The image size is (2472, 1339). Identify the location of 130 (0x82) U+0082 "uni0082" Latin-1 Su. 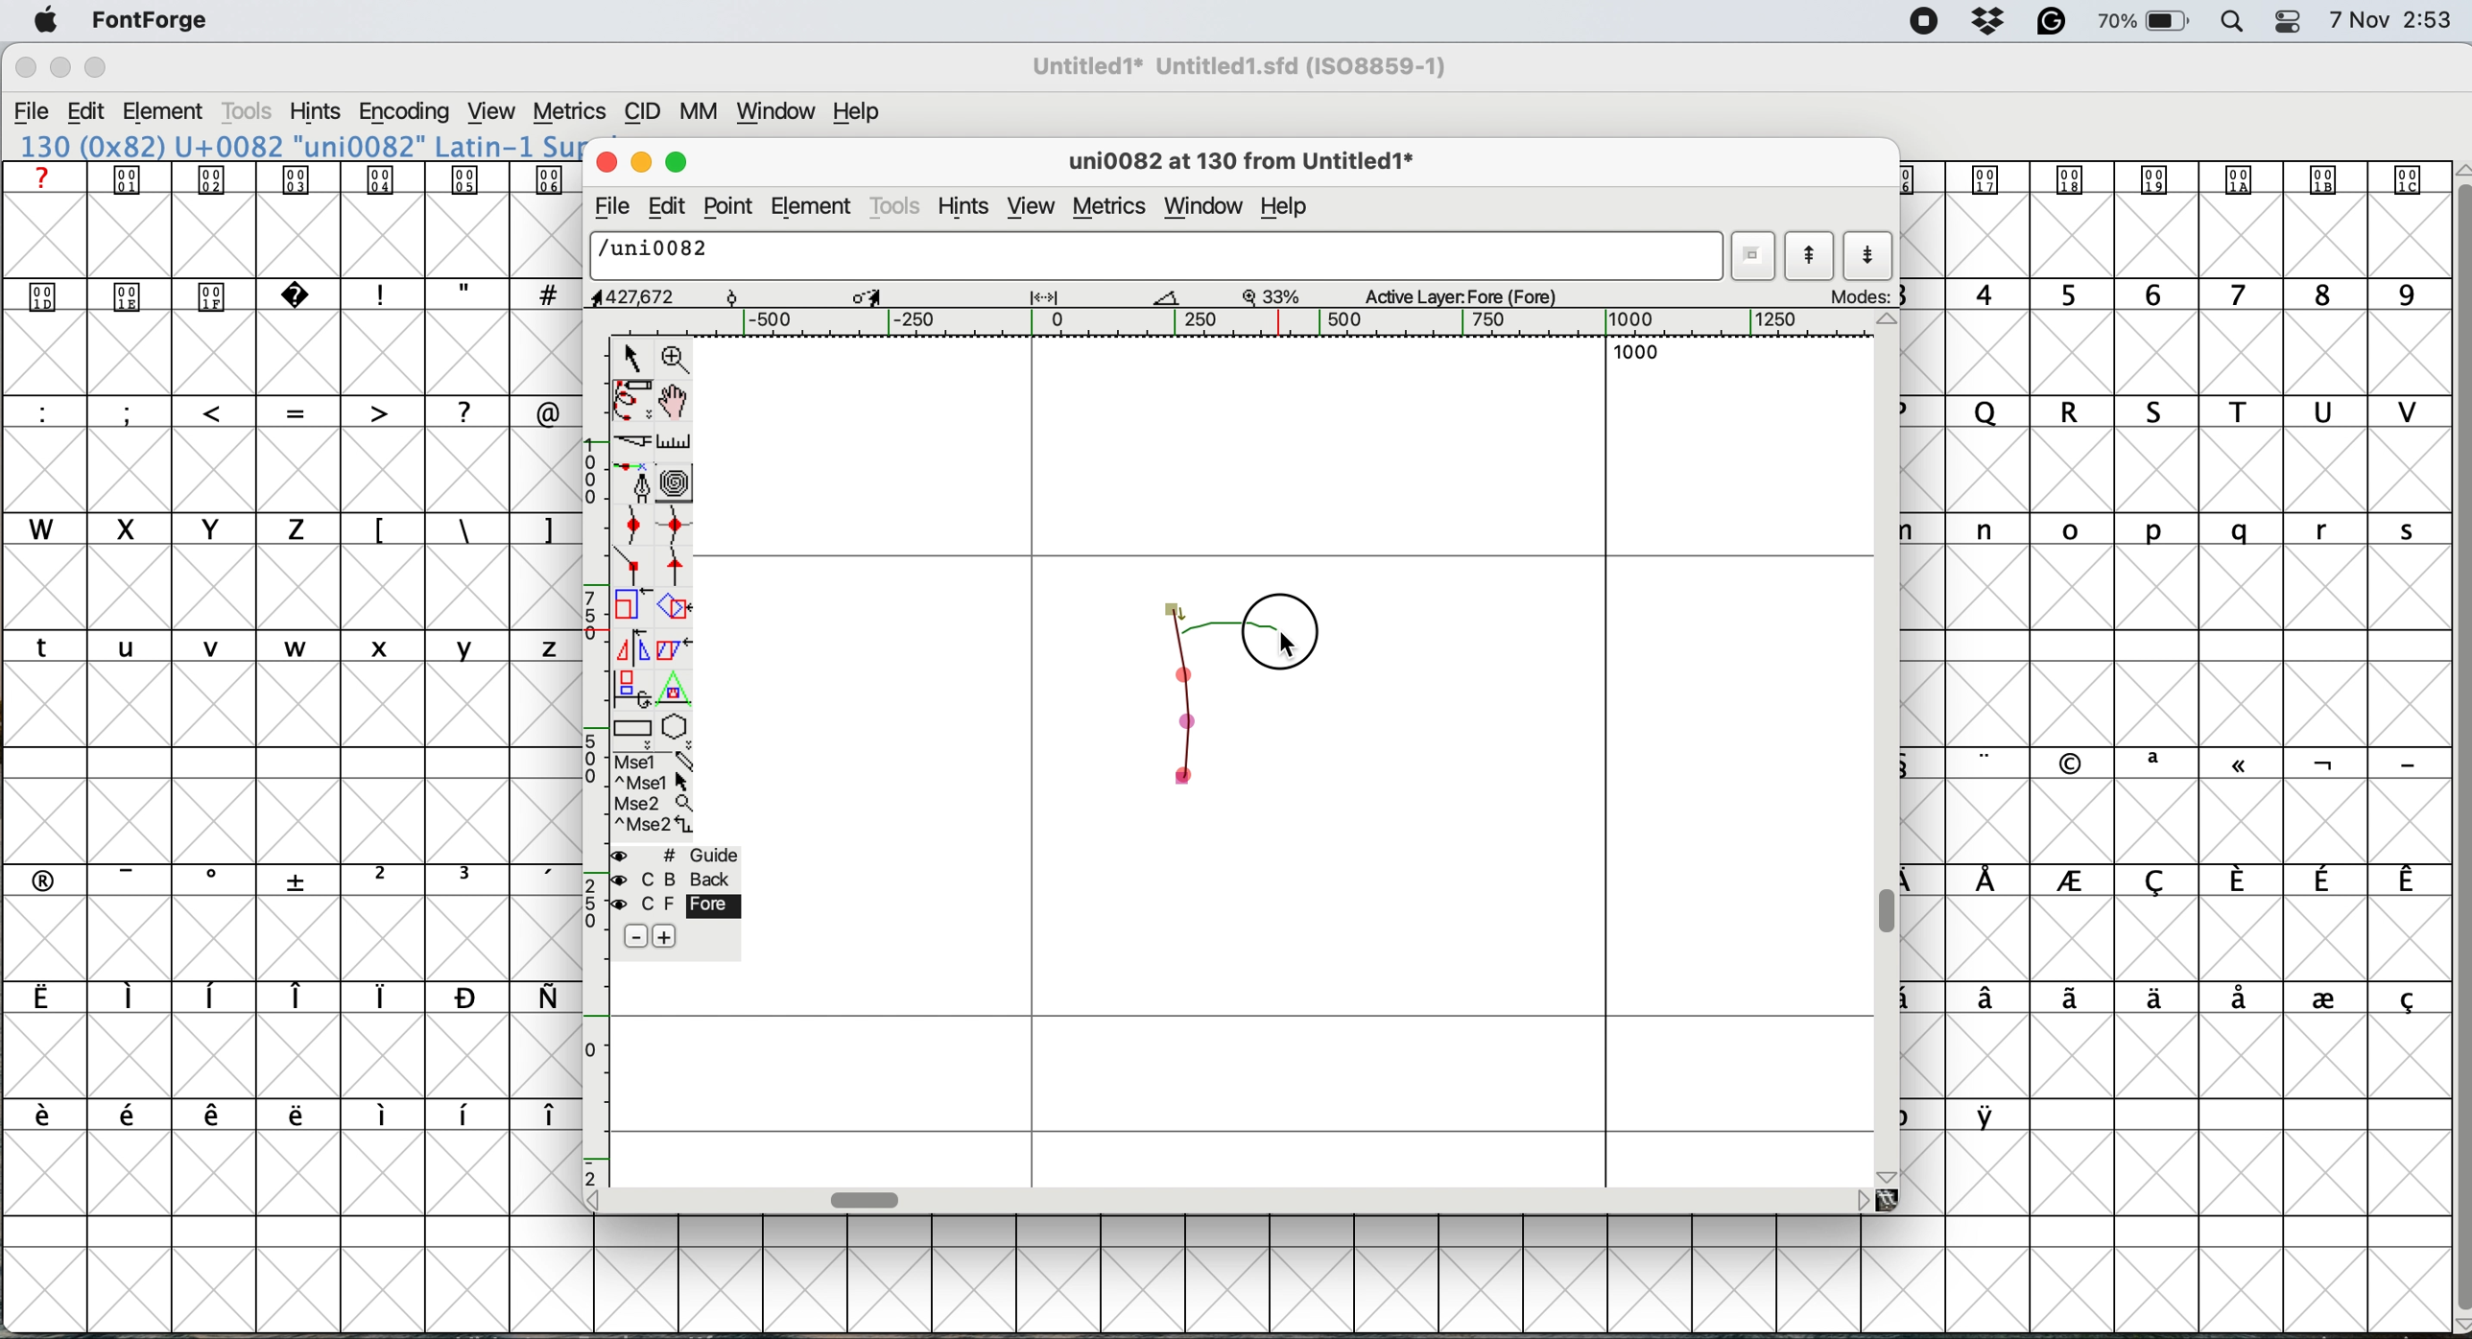
(299, 145).